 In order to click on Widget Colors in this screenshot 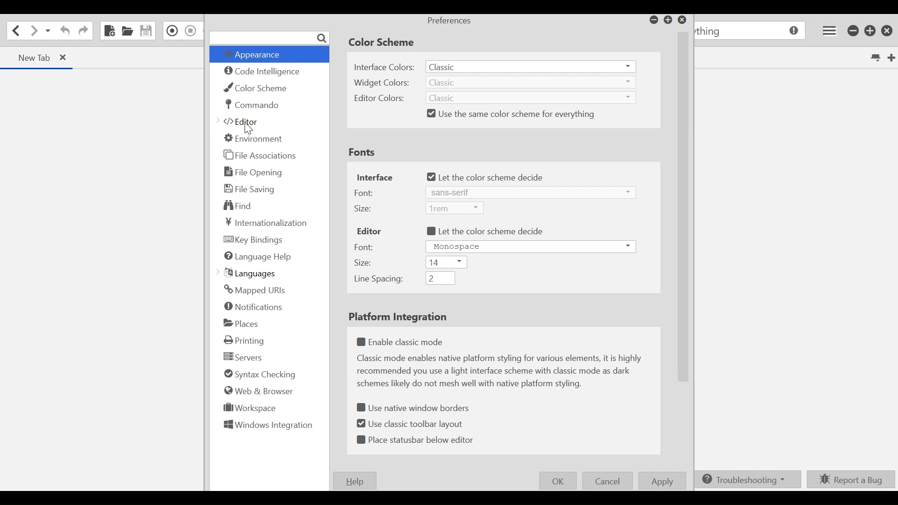, I will do `click(382, 83)`.